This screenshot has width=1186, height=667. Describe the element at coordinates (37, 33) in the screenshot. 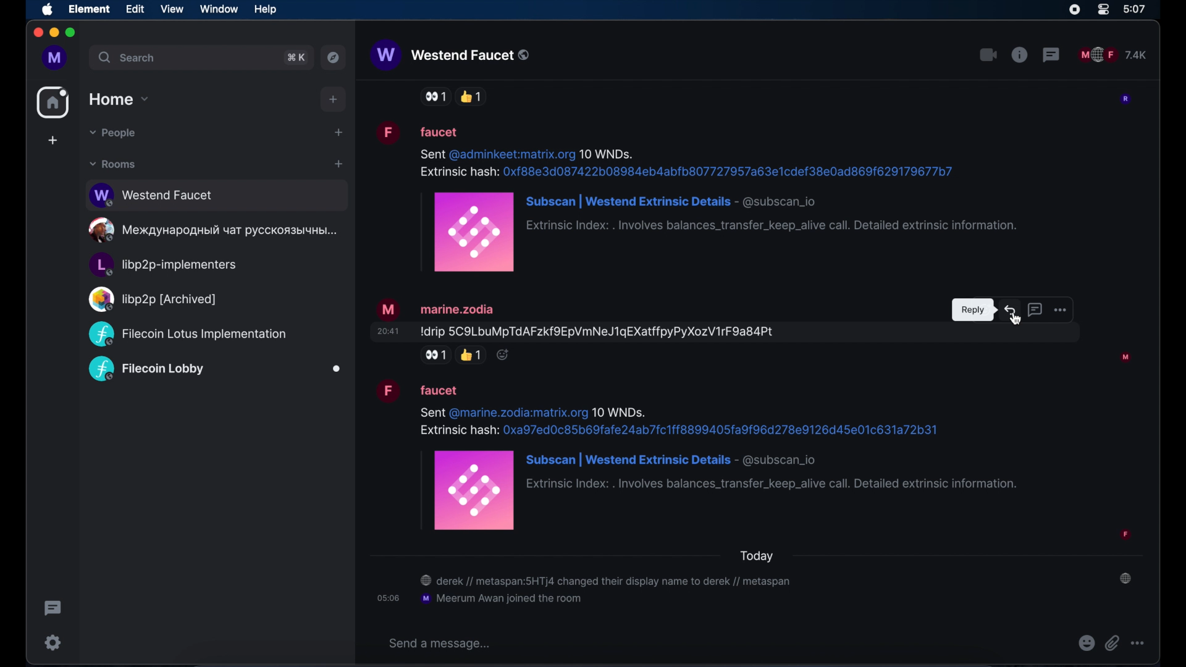

I see `close` at that location.